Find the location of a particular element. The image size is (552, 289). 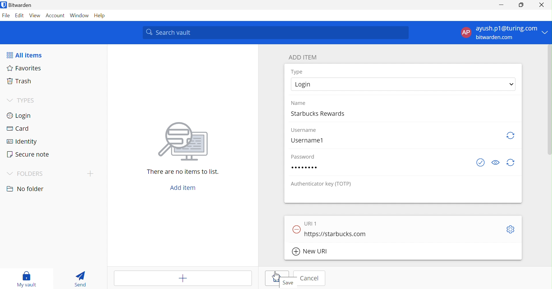

TYPES is located at coordinates (28, 100).